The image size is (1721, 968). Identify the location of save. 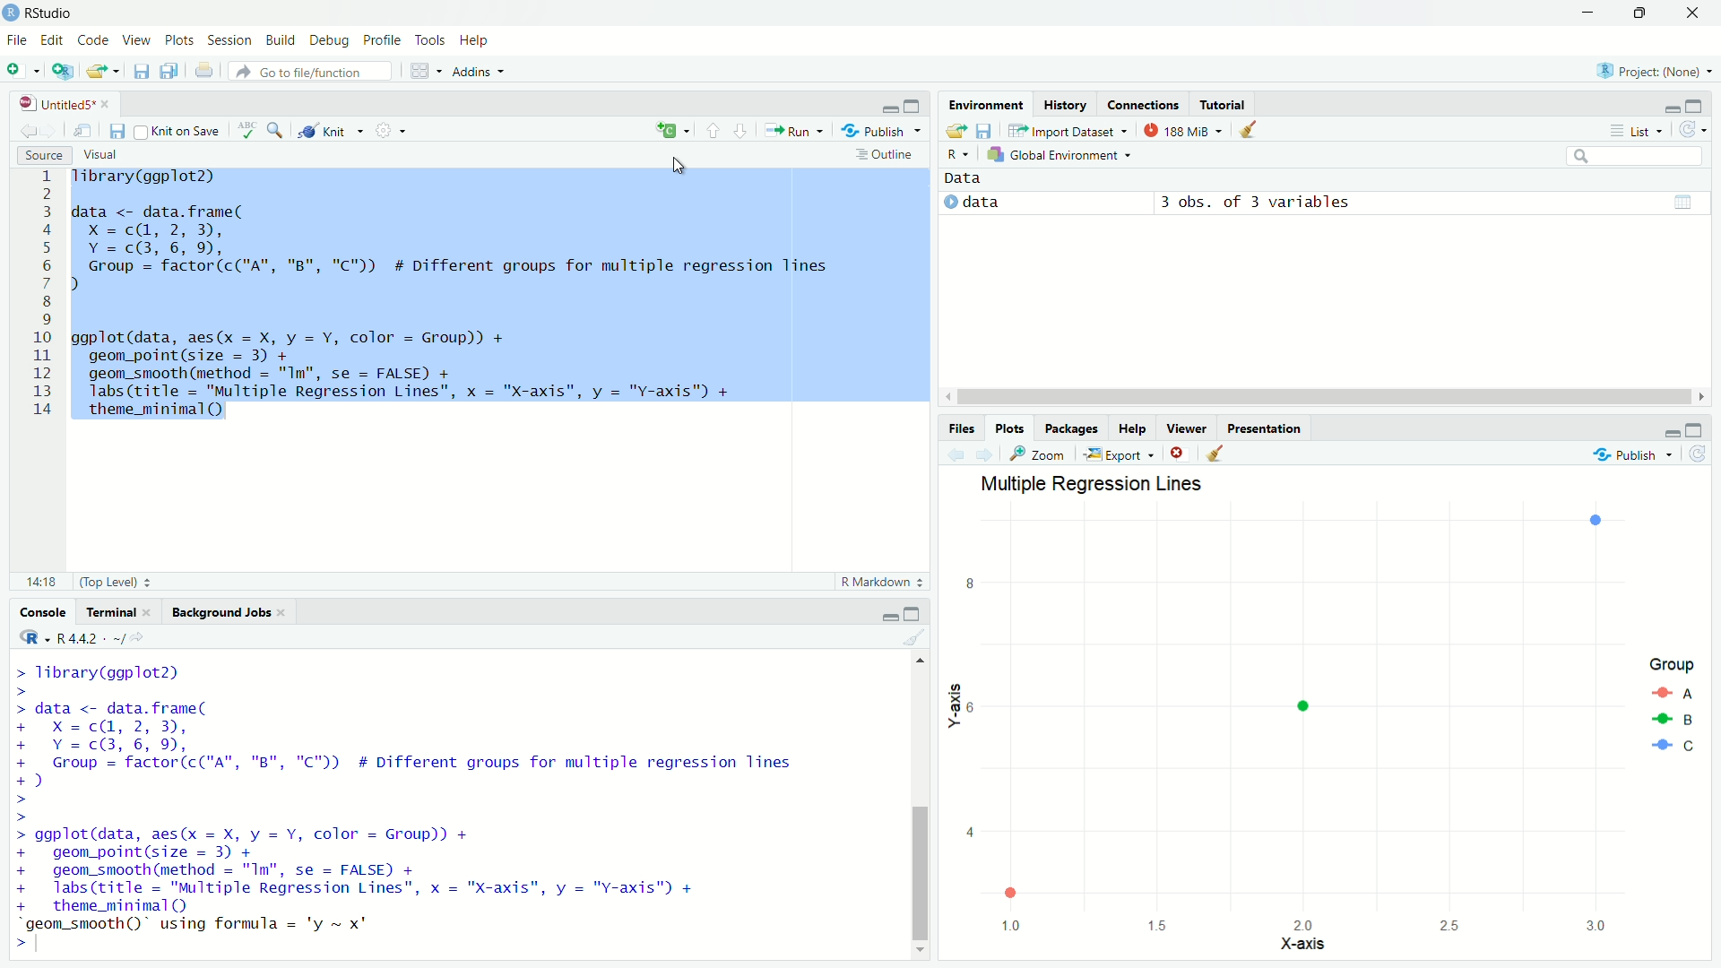
(137, 70).